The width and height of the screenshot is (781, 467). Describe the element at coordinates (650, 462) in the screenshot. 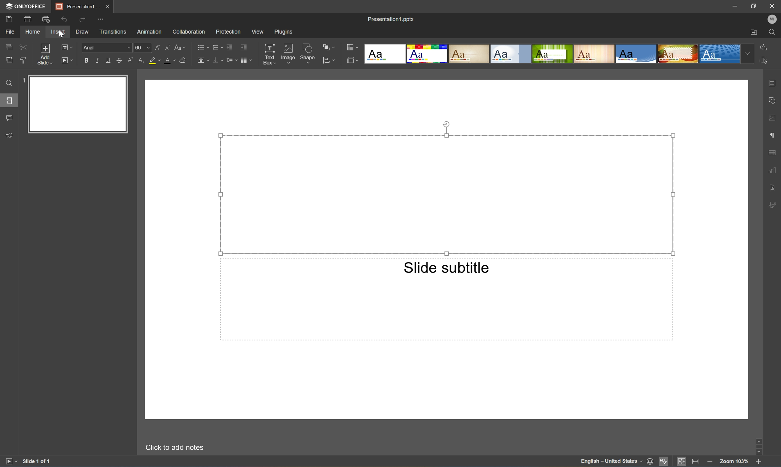

I see `Set document language` at that location.